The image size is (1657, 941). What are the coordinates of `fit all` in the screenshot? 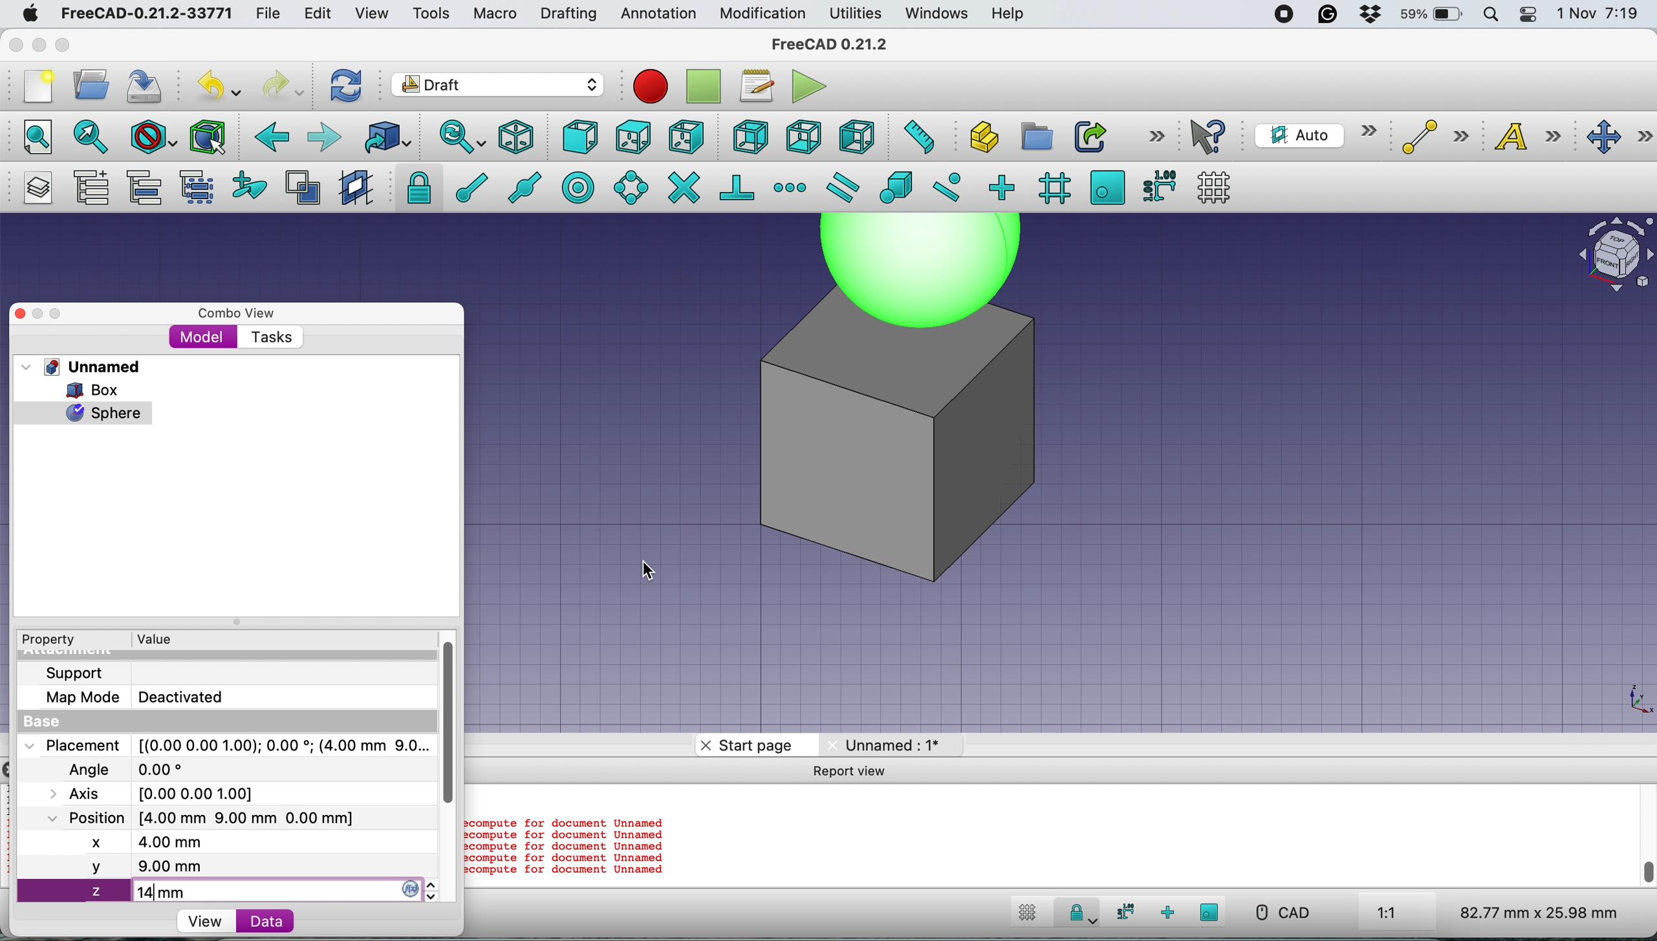 It's located at (30, 135).